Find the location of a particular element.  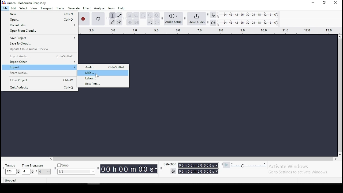

playback speed is located at coordinates (249, 166).